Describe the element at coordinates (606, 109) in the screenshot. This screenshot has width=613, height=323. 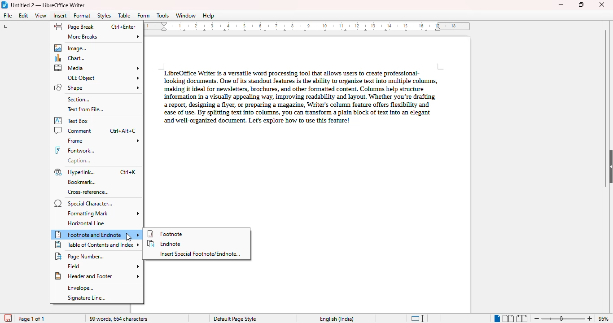
I see `vertical scroll bar` at that location.